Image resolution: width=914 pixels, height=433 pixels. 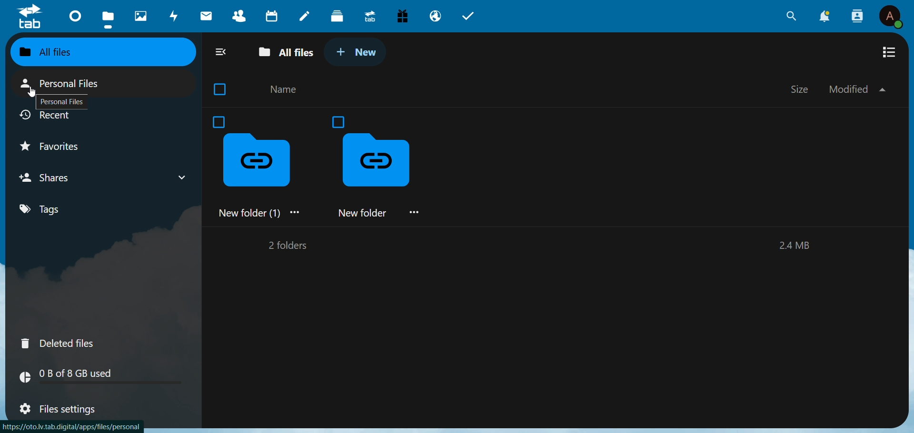 I want to click on memory, so click(x=107, y=376).